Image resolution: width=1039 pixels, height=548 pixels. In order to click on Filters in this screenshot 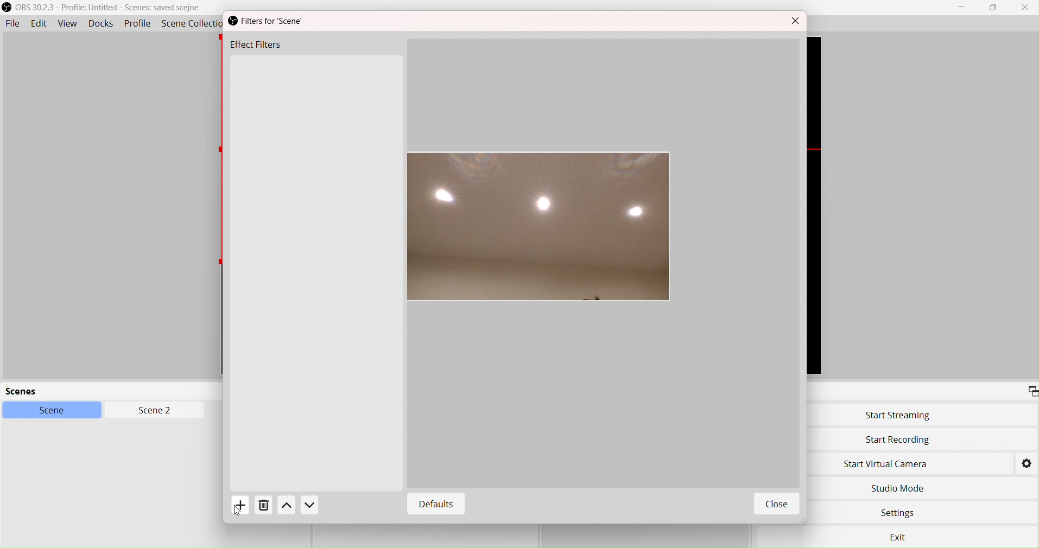, I will do `click(275, 21)`.